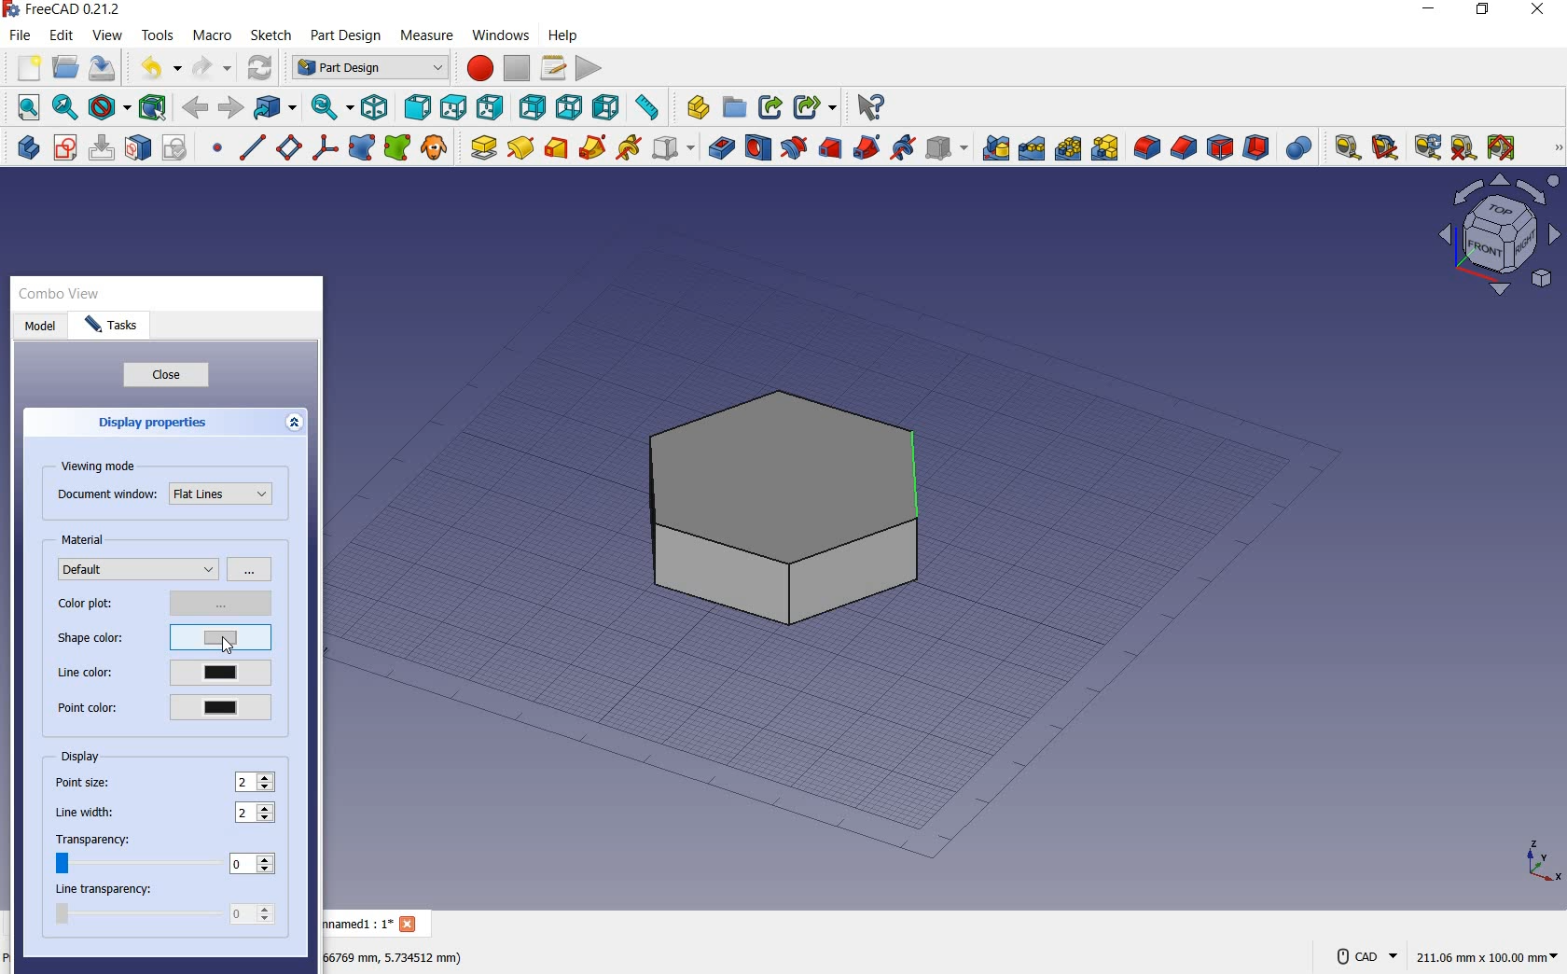 The width and height of the screenshot is (1567, 974). I want to click on bottom, so click(572, 106).